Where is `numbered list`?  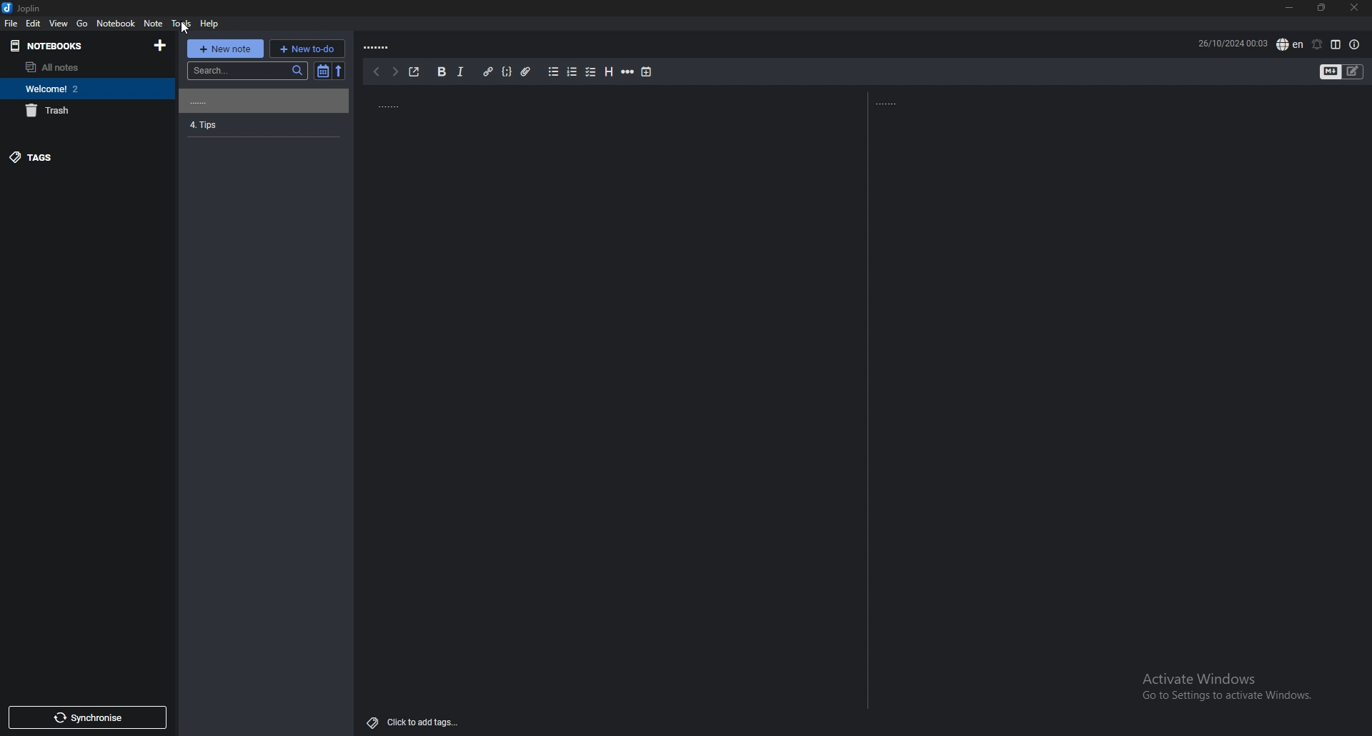
numbered list is located at coordinates (572, 72).